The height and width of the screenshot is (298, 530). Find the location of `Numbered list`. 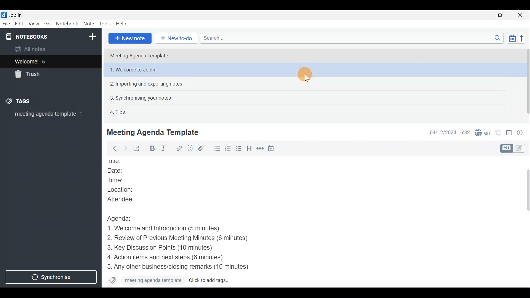

Numbered list is located at coordinates (228, 149).